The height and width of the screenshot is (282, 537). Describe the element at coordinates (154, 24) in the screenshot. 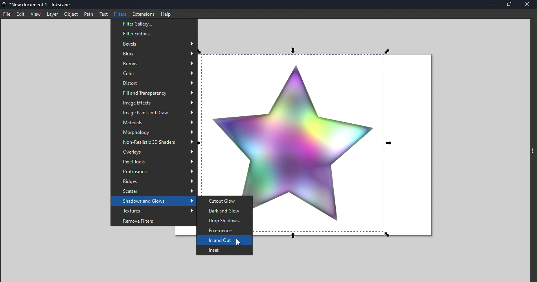

I see `Filters gallery` at that location.